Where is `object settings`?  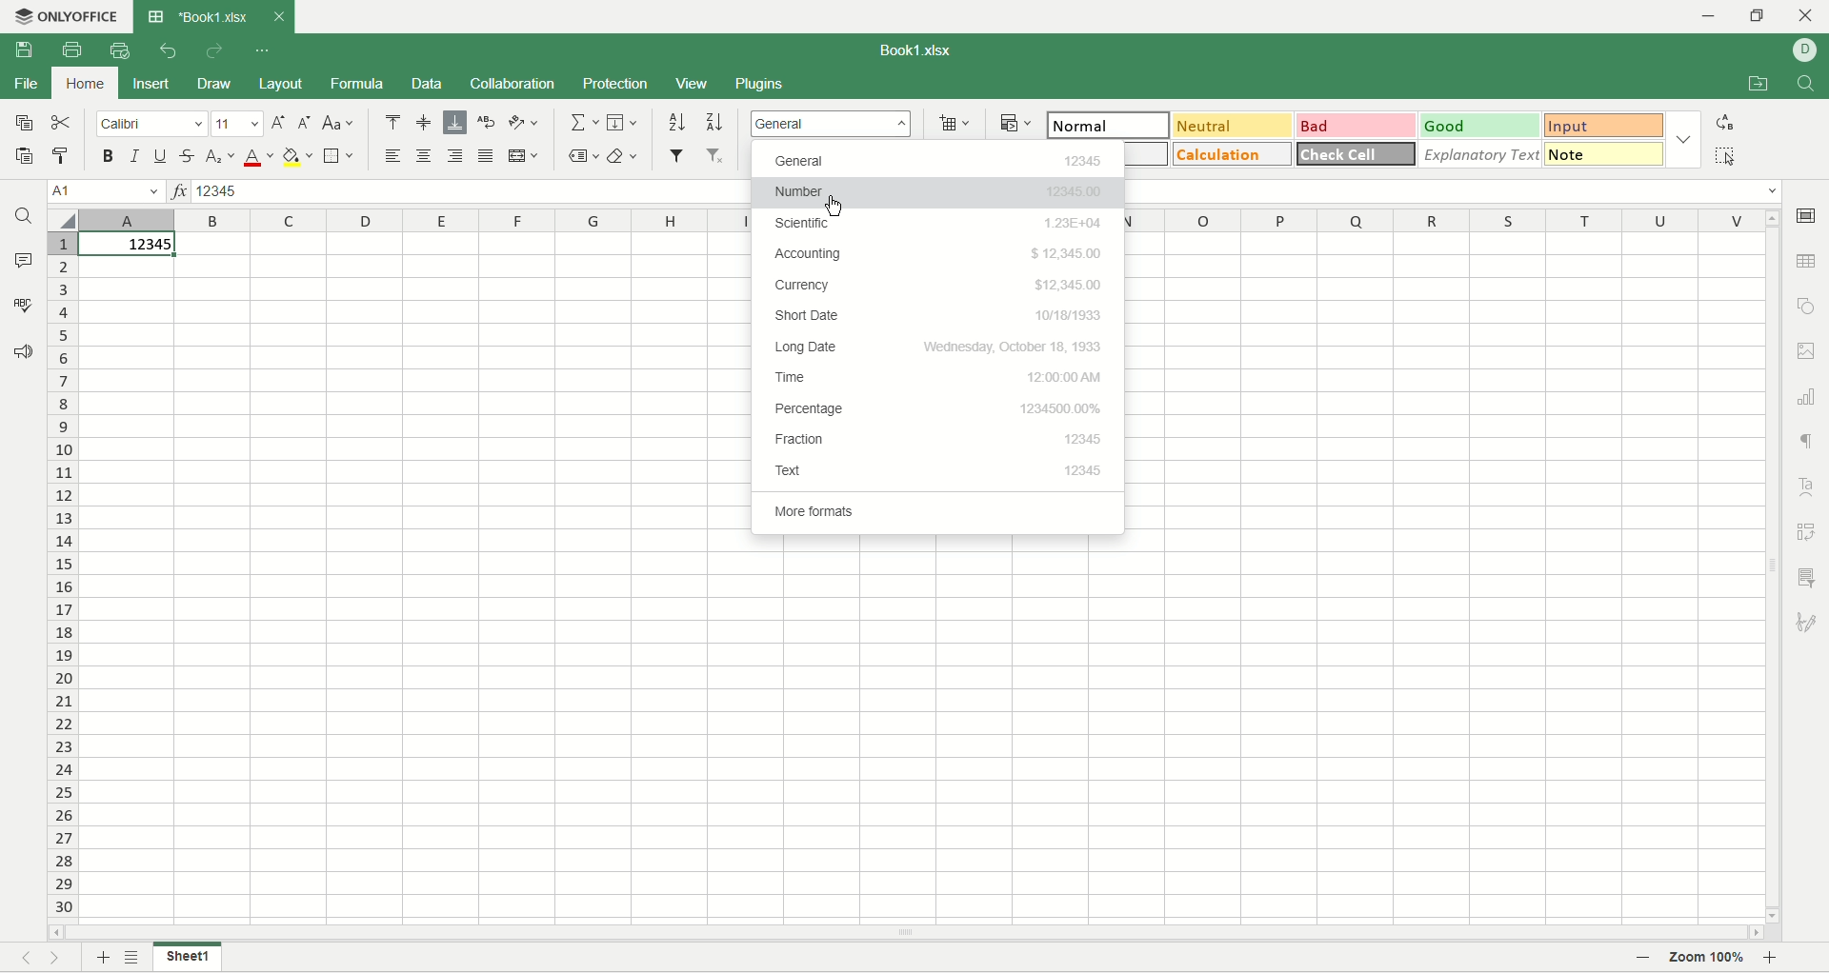
object settings is located at coordinates (1806, 306).